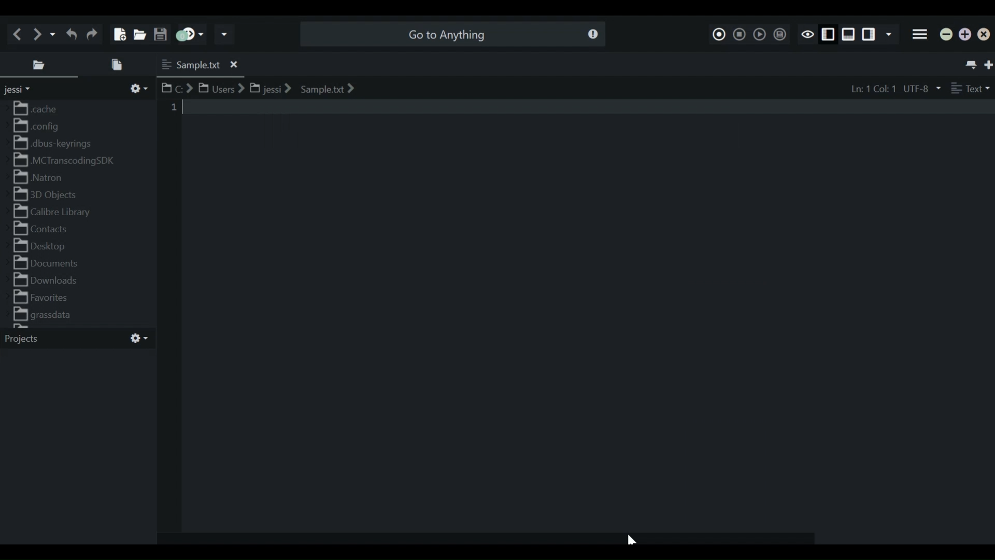  I want to click on List all tabs, so click(970, 64).